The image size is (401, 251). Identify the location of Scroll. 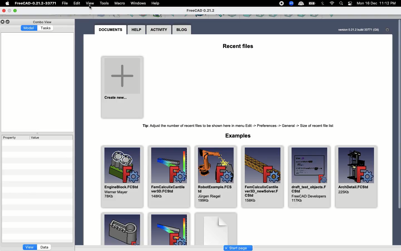
(398, 131).